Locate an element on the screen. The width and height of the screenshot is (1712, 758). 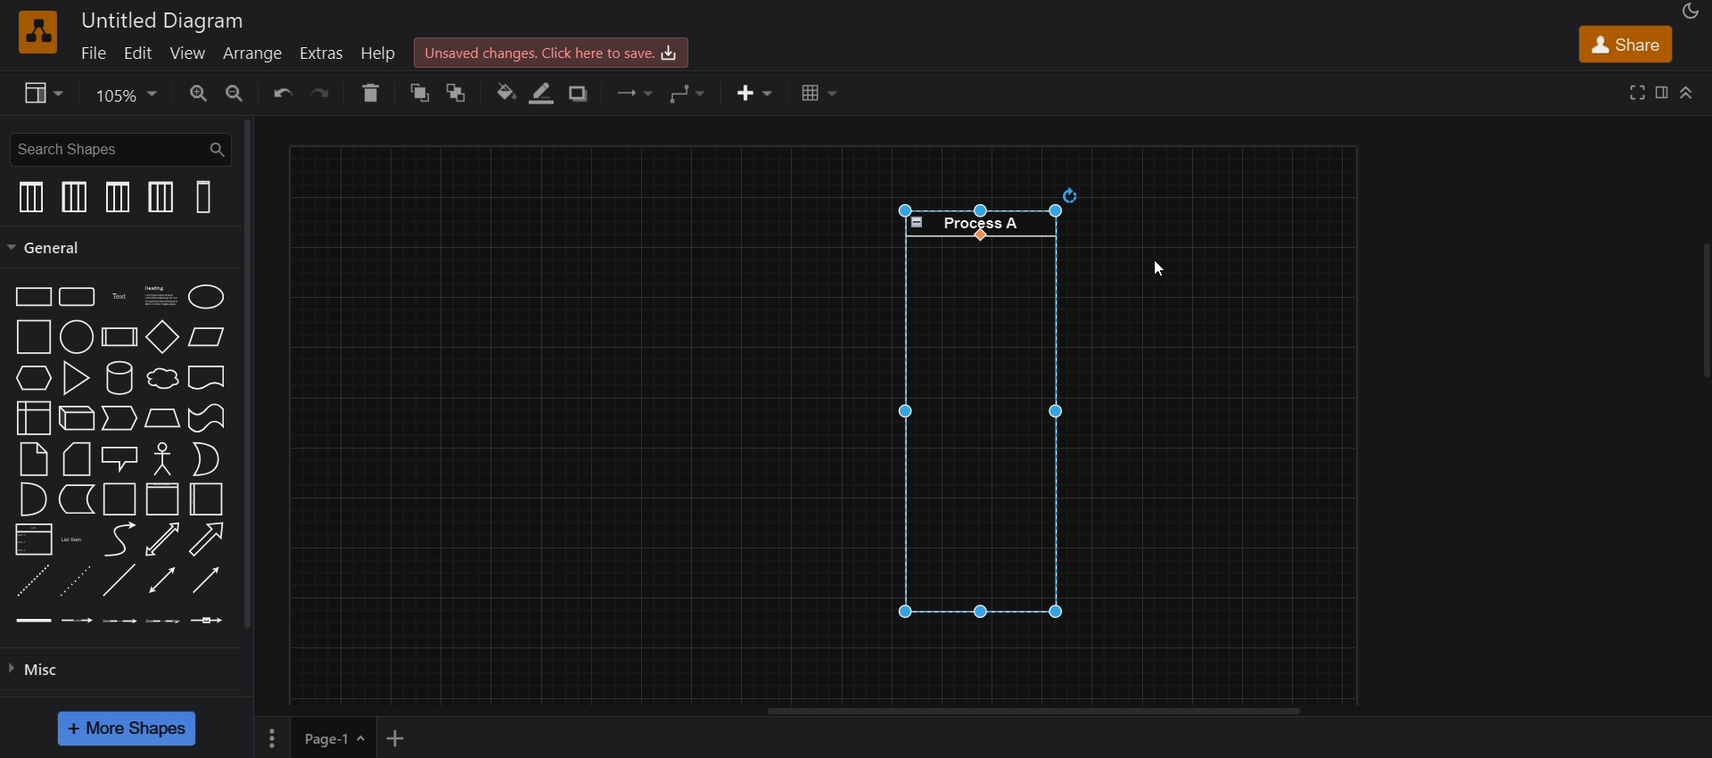
connector with 2 labels is located at coordinates (121, 621).